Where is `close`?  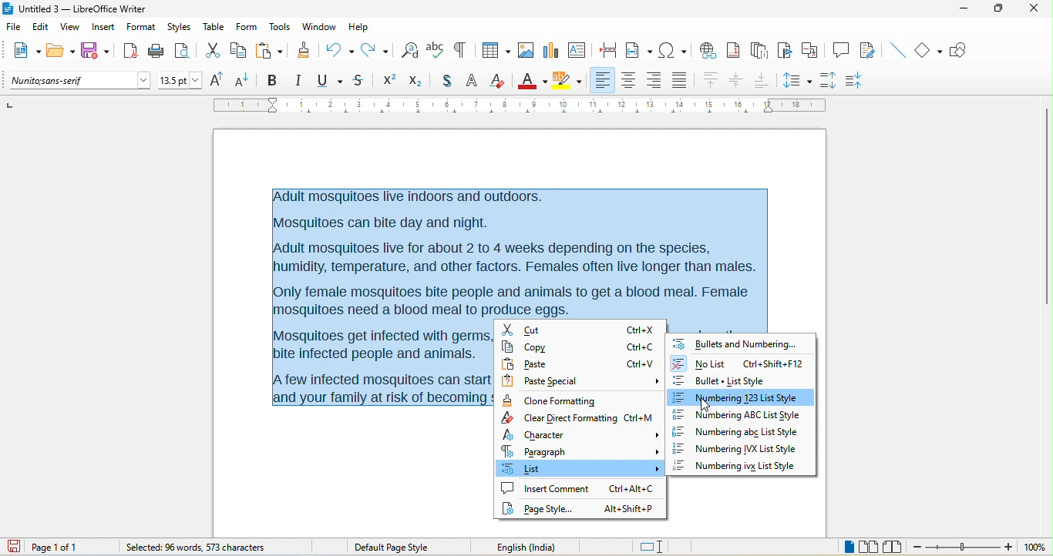
close is located at coordinates (1034, 12).